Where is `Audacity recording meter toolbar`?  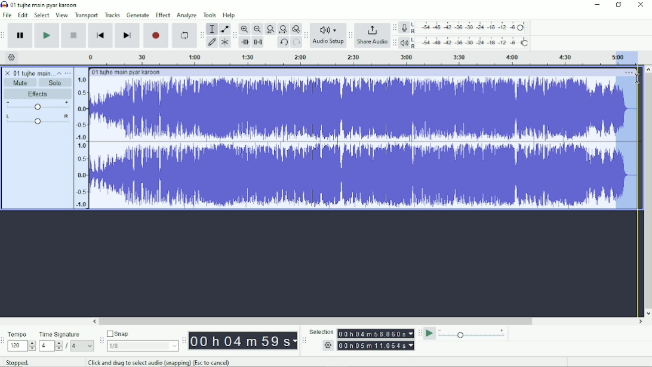 Audacity recording meter toolbar is located at coordinates (395, 28).